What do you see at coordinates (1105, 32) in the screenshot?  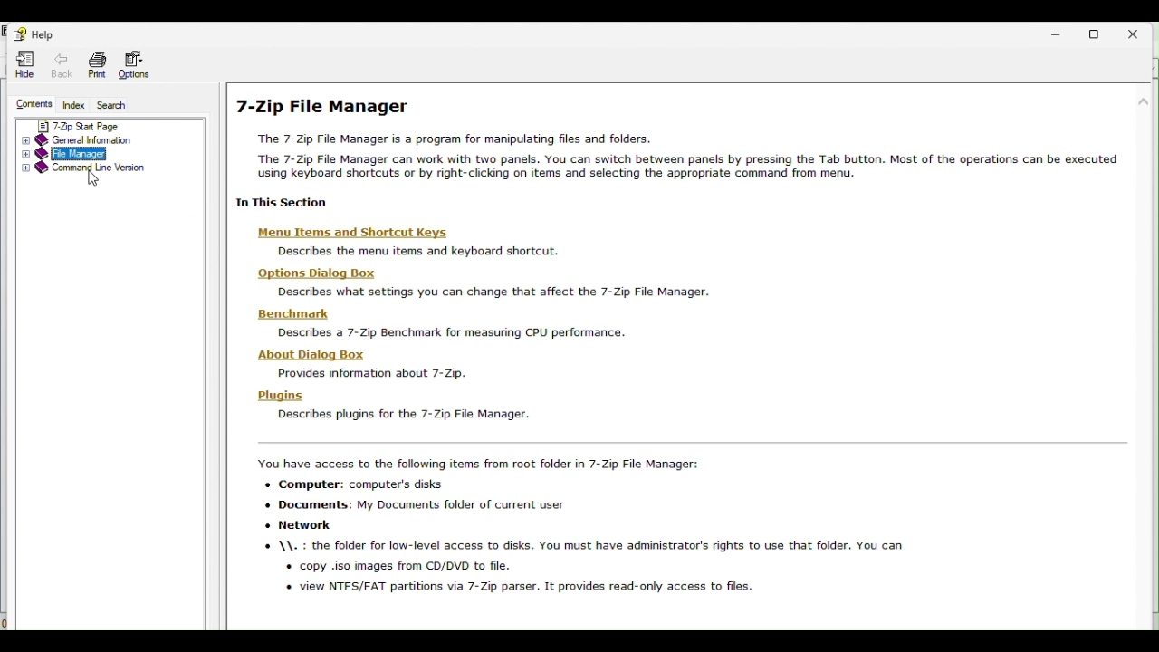 I see `restore ` at bounding box center [1105, 32].